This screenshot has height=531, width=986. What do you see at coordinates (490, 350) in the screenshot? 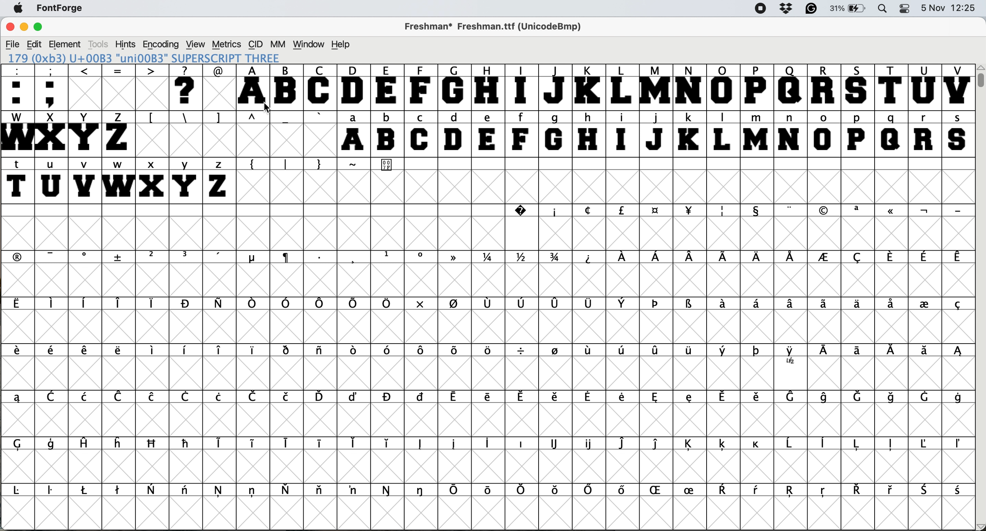
I see `symbol` at bounding box center [490, 350].